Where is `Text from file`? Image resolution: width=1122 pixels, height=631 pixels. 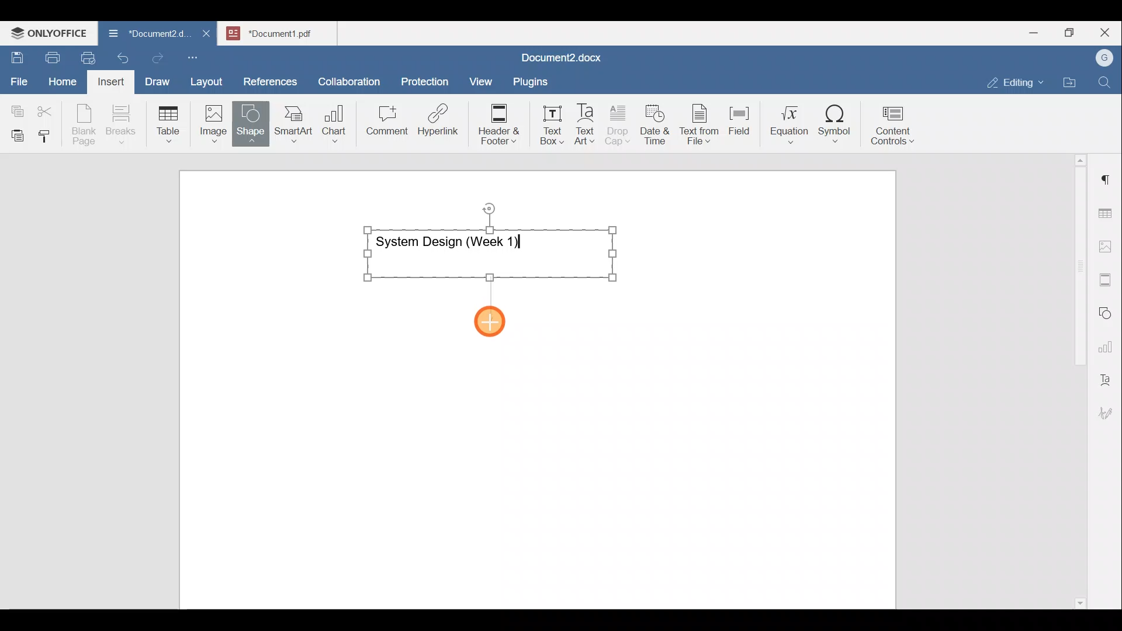
Text from file is located at coordinates (701, 123).